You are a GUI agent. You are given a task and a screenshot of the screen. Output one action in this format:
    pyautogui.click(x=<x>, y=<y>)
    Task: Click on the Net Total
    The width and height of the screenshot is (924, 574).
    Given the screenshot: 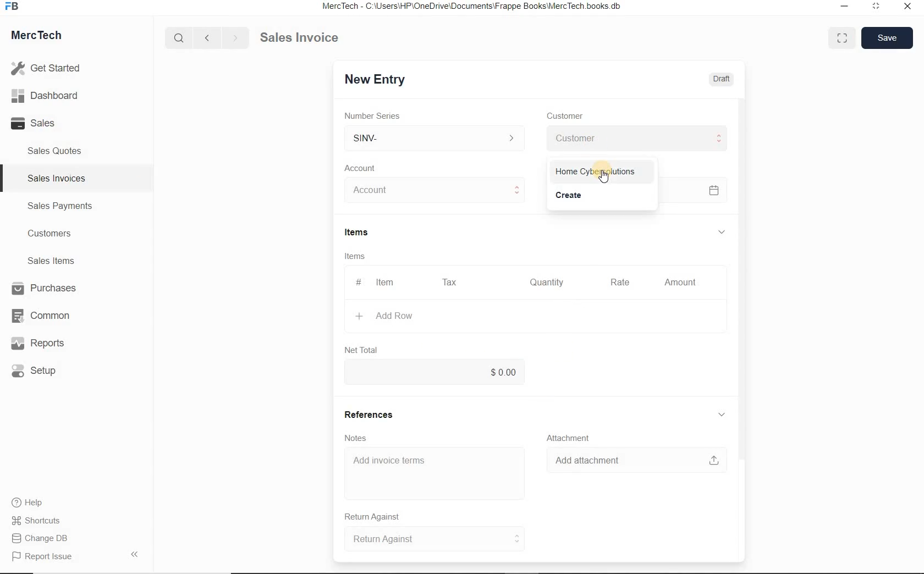 What is the action you would take?
    pyautogui.click(x=362, y=350)
    